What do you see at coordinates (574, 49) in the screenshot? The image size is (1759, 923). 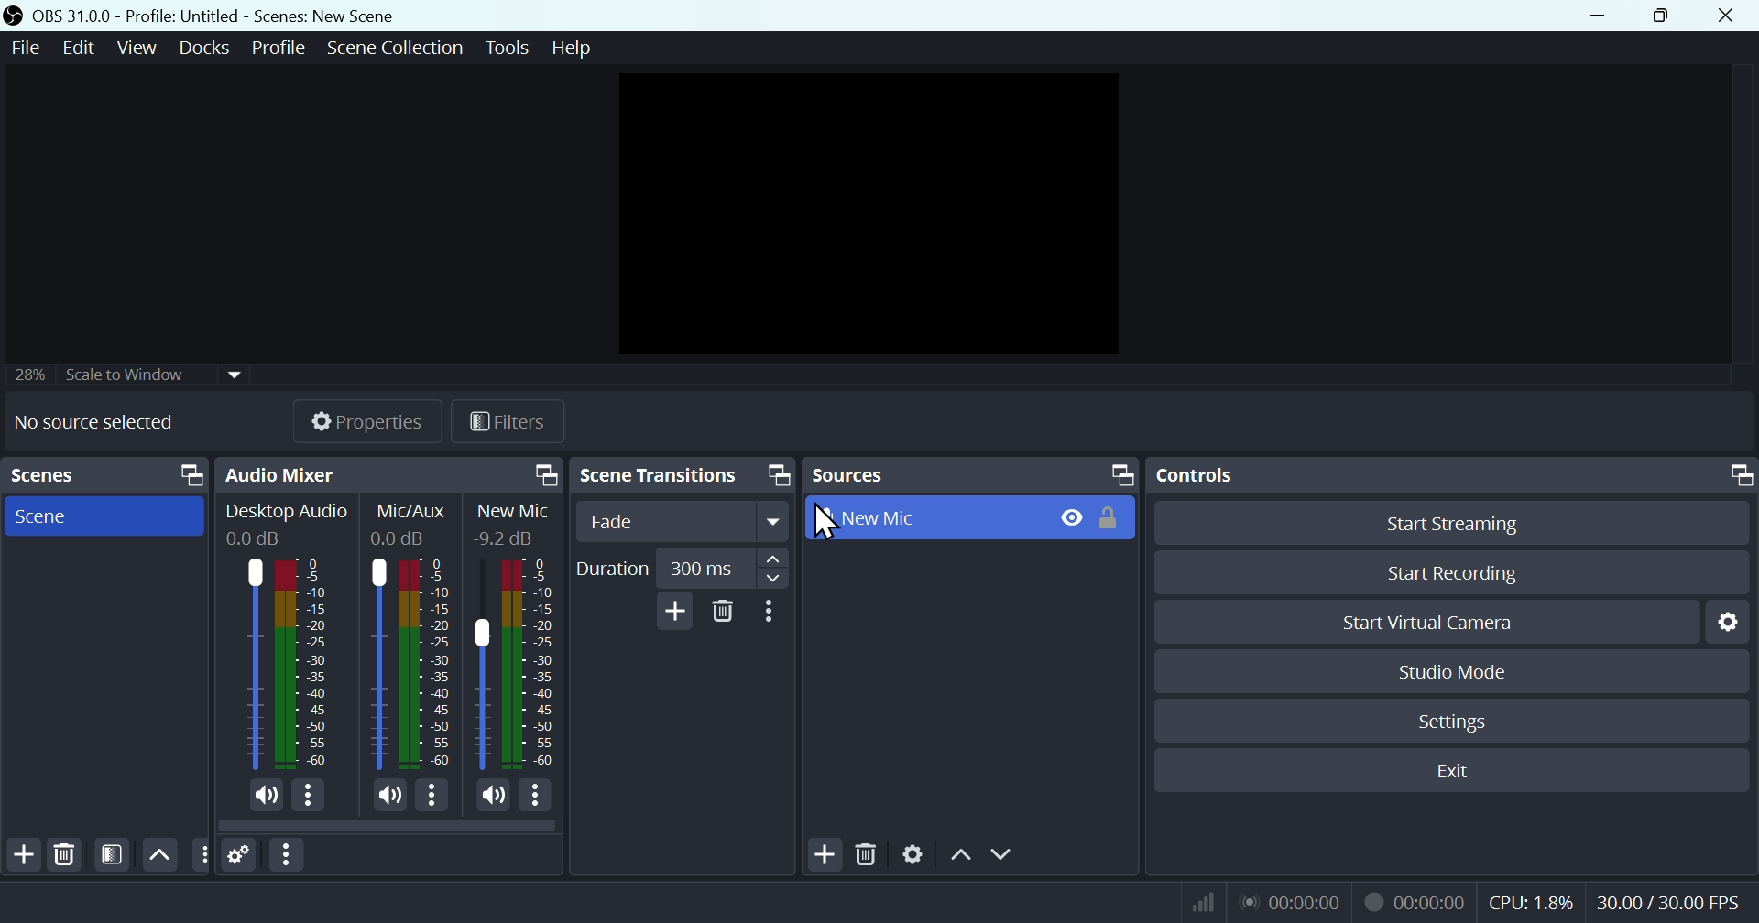 I see `Help` at bounding box center [574, 49].